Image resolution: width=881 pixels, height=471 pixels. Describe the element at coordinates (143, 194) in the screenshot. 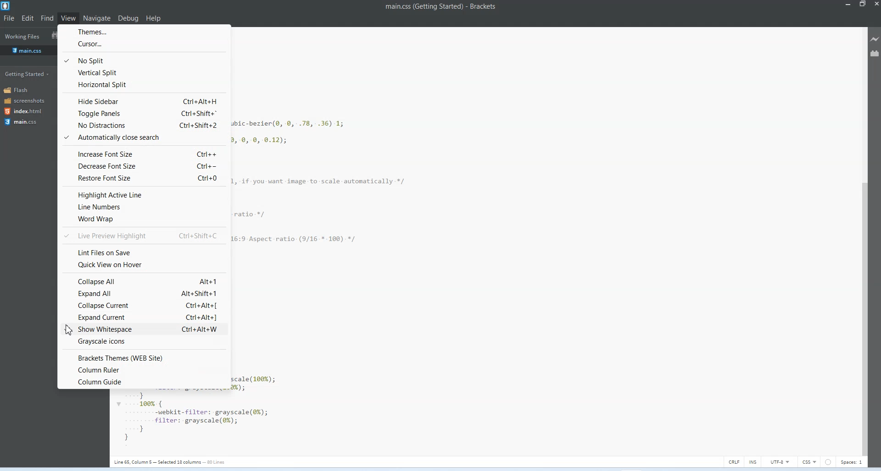

I see `Highlight active line` at that location.